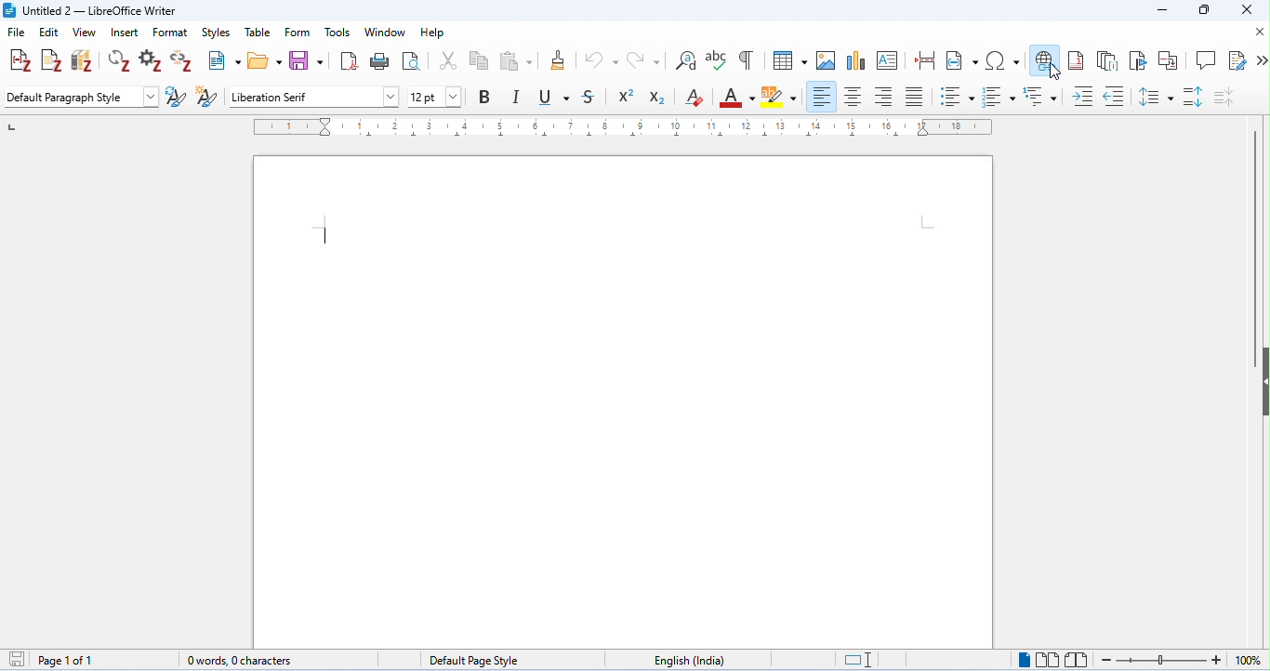 Image resolution: width=1270 pixels, height=671 pixels. What do you see at coordinates (20, 660) in the screenshot?
I see `save` at bounding box center [20, 660].